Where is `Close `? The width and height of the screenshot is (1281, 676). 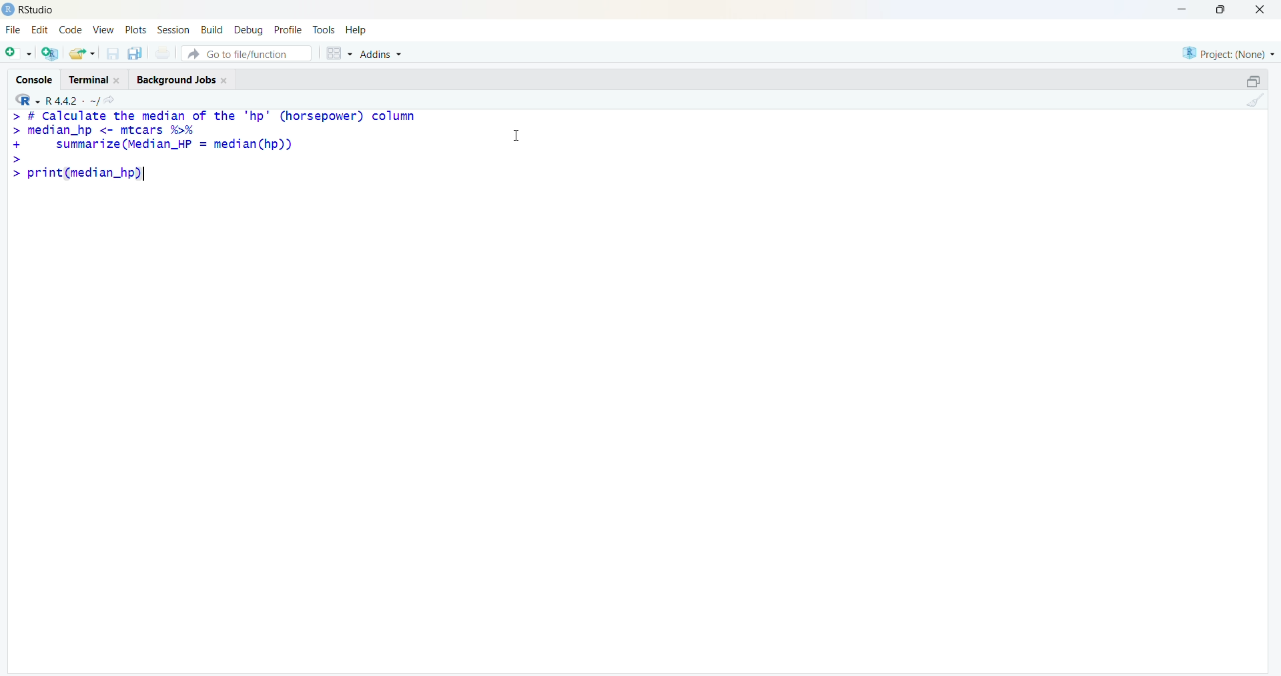
Close  is located at coordinates (226, 81).